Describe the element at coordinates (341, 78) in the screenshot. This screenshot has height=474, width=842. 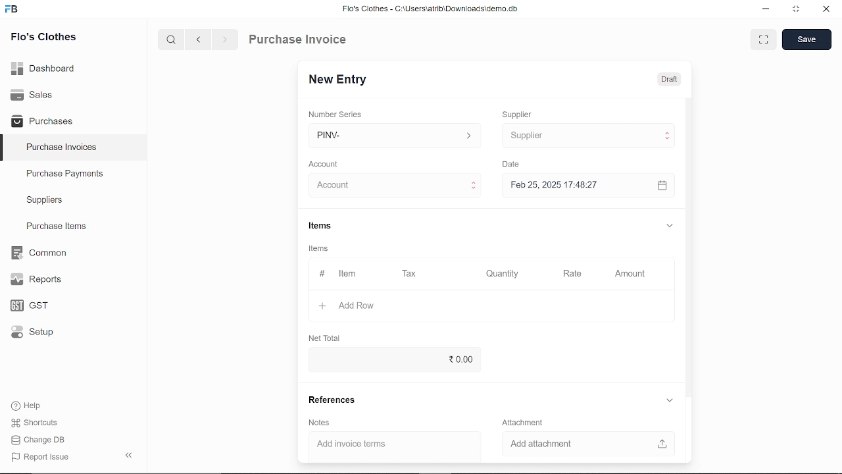
I see `New Entry` at that location.